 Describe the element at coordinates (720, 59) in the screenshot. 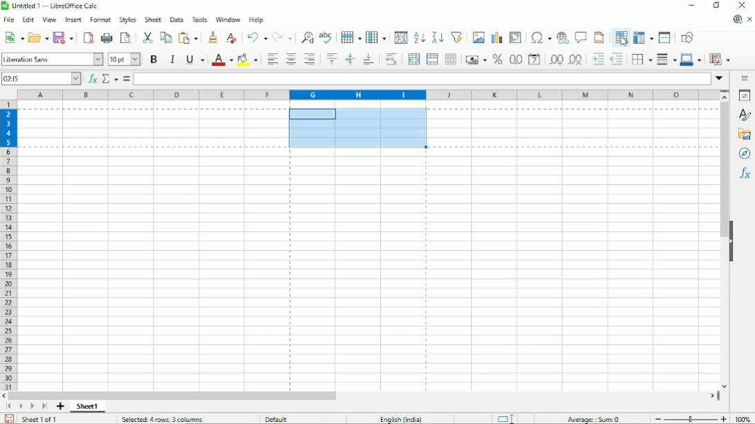

I see `Conditional` at that location.